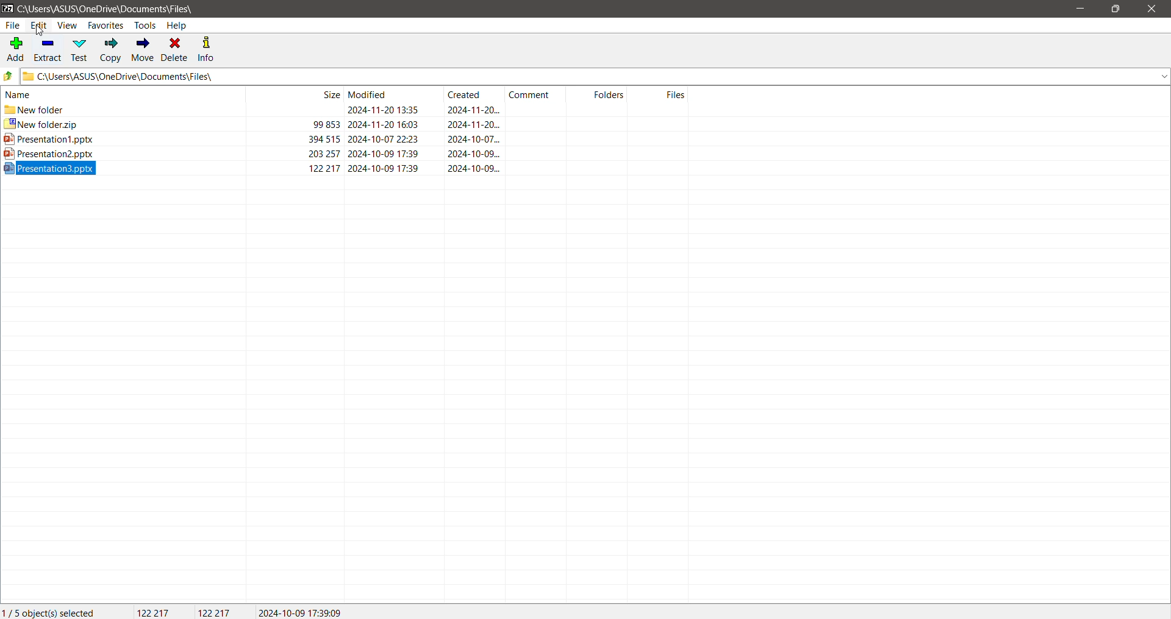 This screenshot has height=619, width=1171. What do you see at coordinates (345, 125) in the screenshot?
I see `zip folder` at bounding box center [345, 125].